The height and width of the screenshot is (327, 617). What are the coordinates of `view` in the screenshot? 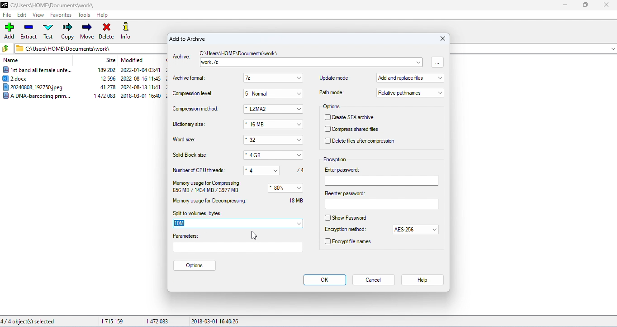 It's located at (38, 15).